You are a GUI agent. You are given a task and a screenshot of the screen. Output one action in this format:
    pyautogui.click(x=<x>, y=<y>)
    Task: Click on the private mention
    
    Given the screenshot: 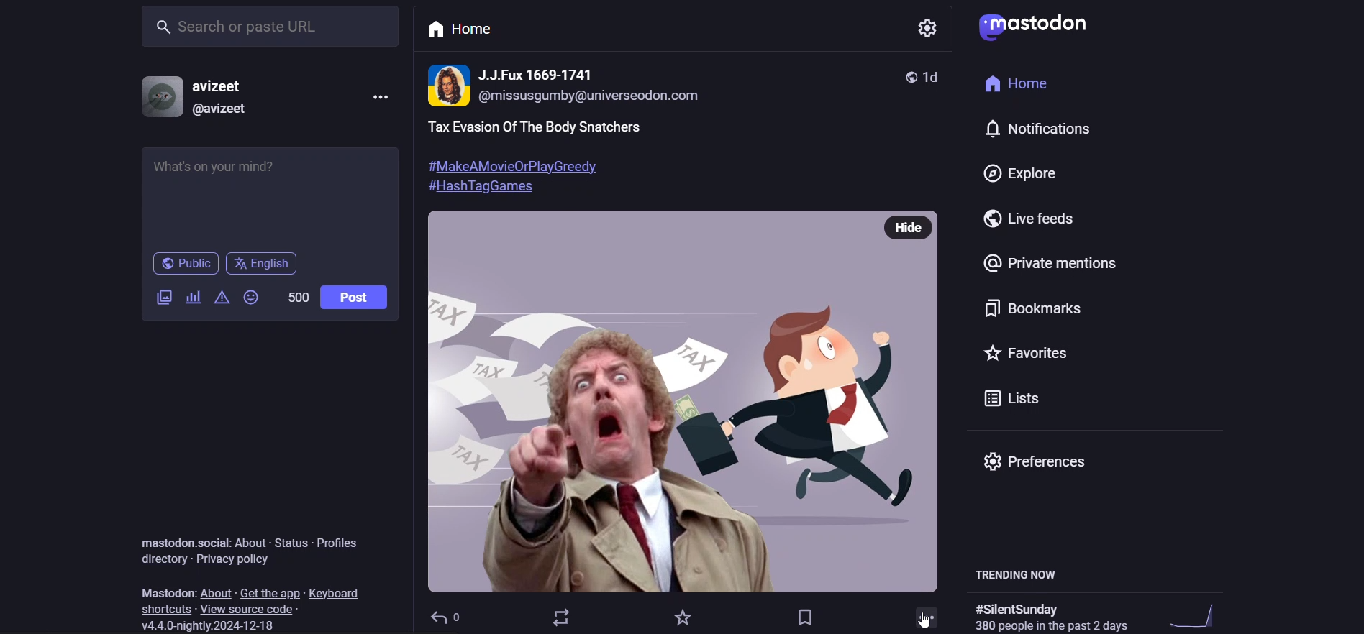 What is the action you would take?
    pyautogui.click(x=1059, y=263)
    